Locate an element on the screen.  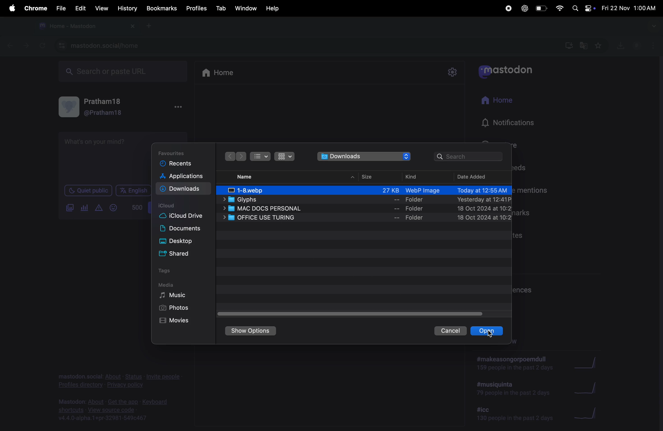
display picture is located at coordinates (69, 107).